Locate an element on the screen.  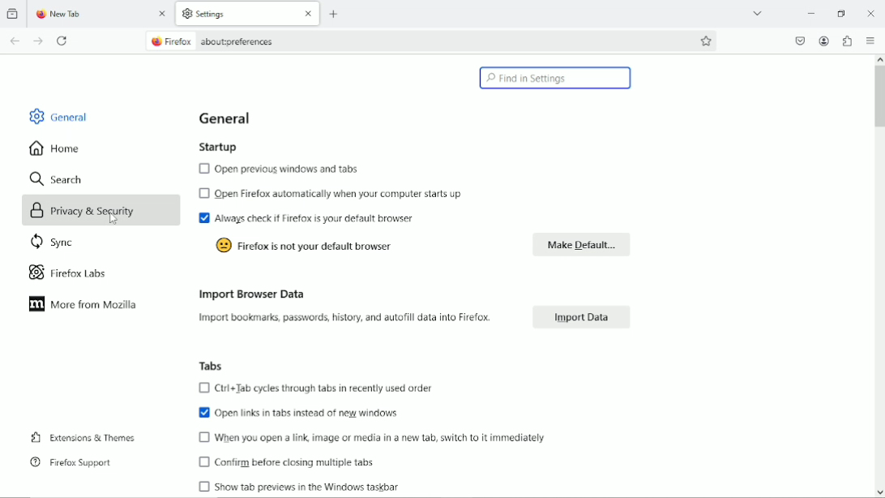
firefox logo is located at coordinates (155, 42).